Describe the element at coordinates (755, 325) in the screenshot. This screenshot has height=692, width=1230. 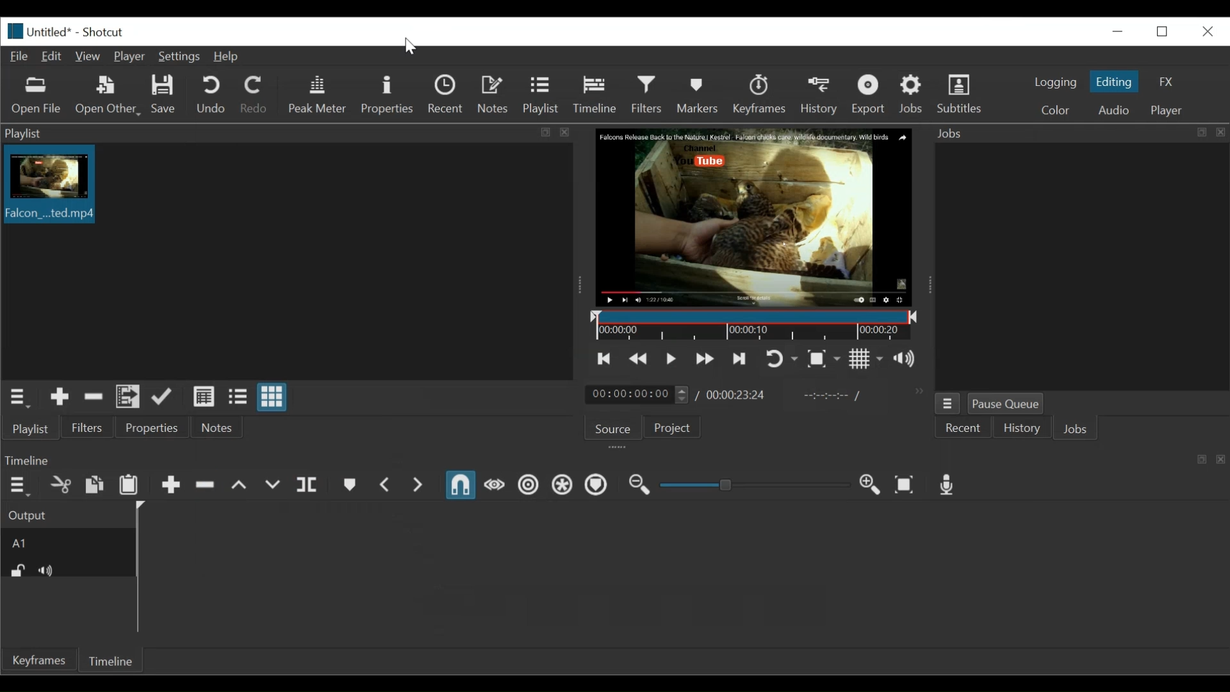
I see `Timeline` at that location.